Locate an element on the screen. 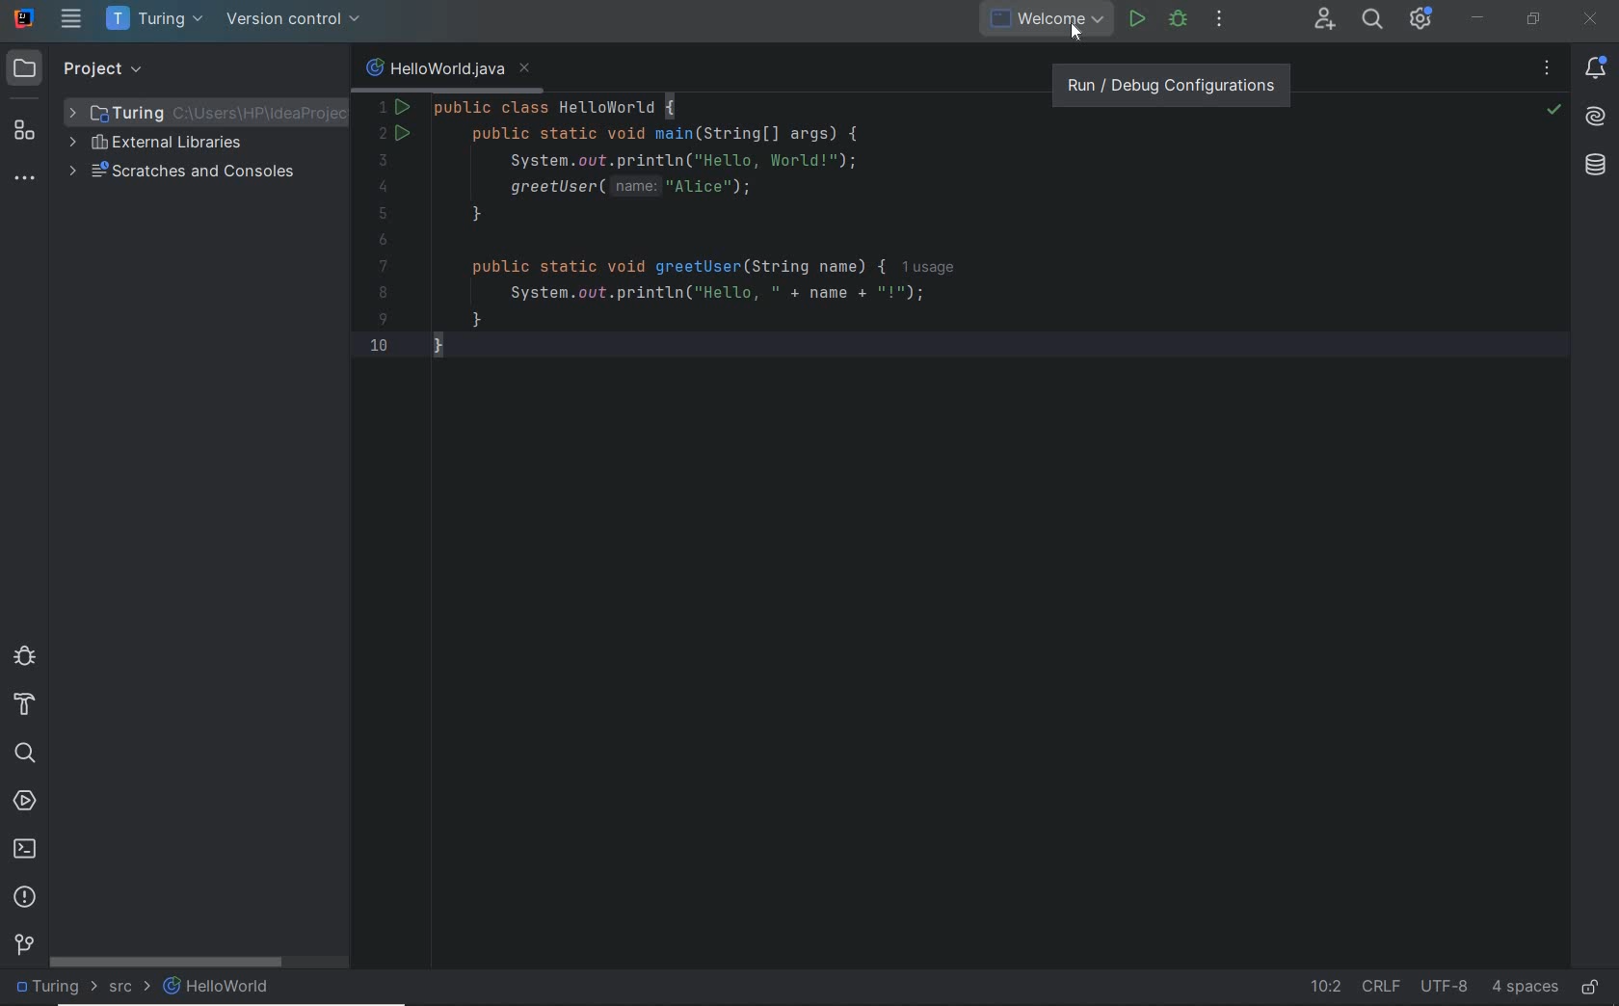 The image size is (1619, 1006). make file ready only is located at coordinates (1591, 989).